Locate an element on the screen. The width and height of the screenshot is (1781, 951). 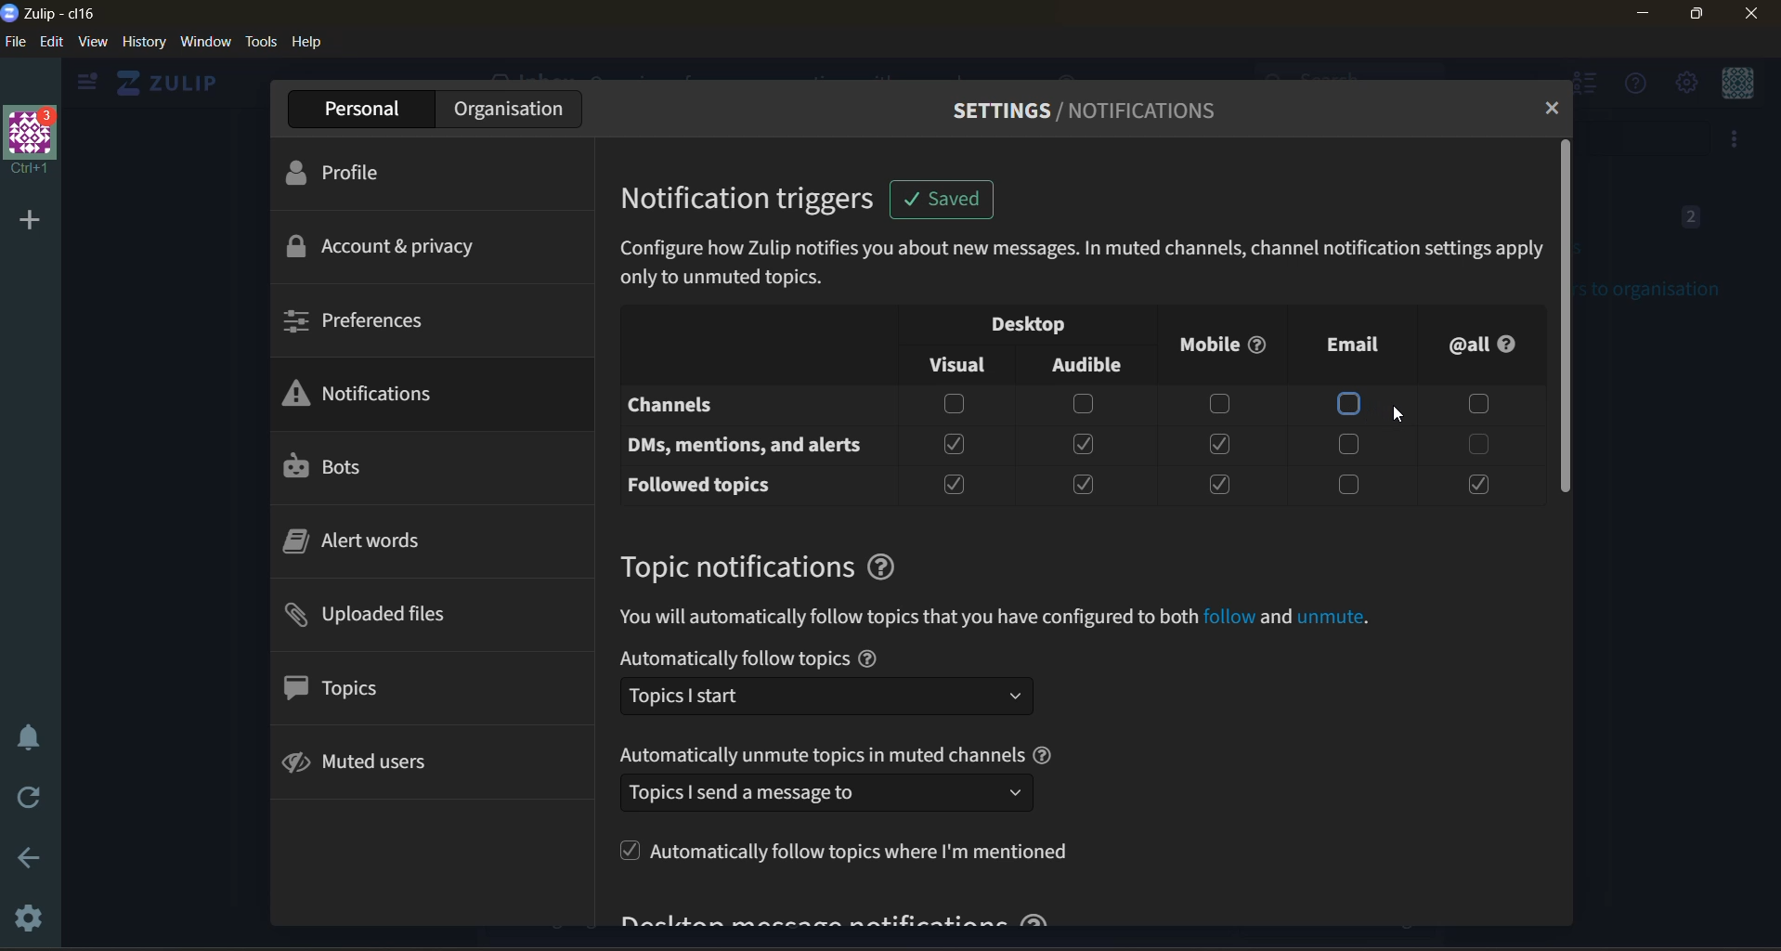
close is located at coordinates (1552, 111).